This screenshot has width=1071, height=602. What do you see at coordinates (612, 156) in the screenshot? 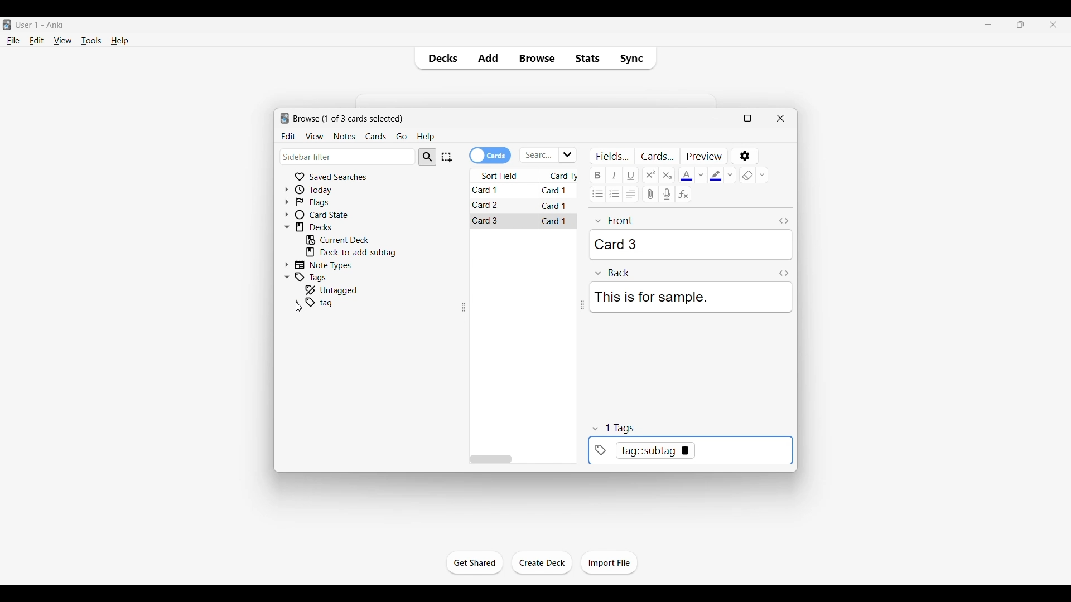
I see `Customize fields` at bounding box center [612, 156].